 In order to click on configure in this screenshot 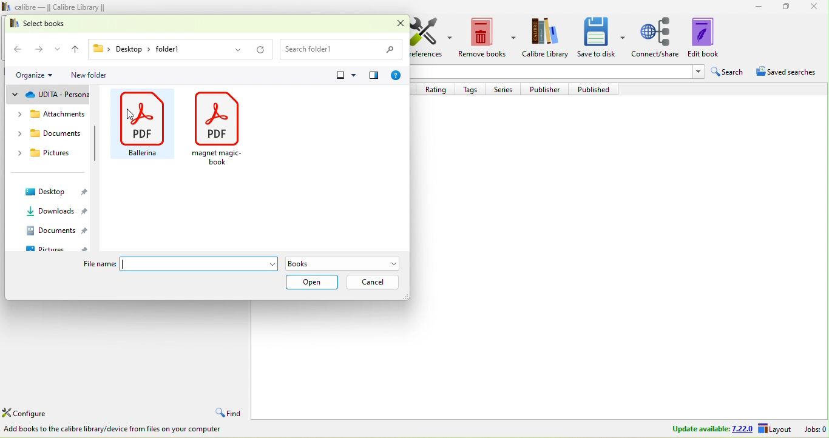, I will do `click(29, 413)`.